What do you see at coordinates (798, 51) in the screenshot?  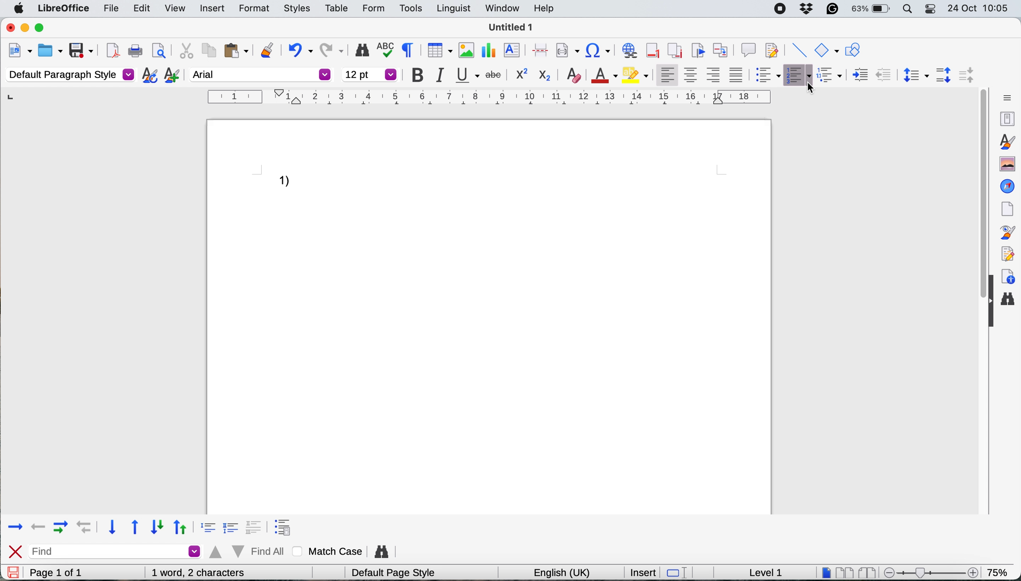 I see `insert line` at bounding box center [798, 51].